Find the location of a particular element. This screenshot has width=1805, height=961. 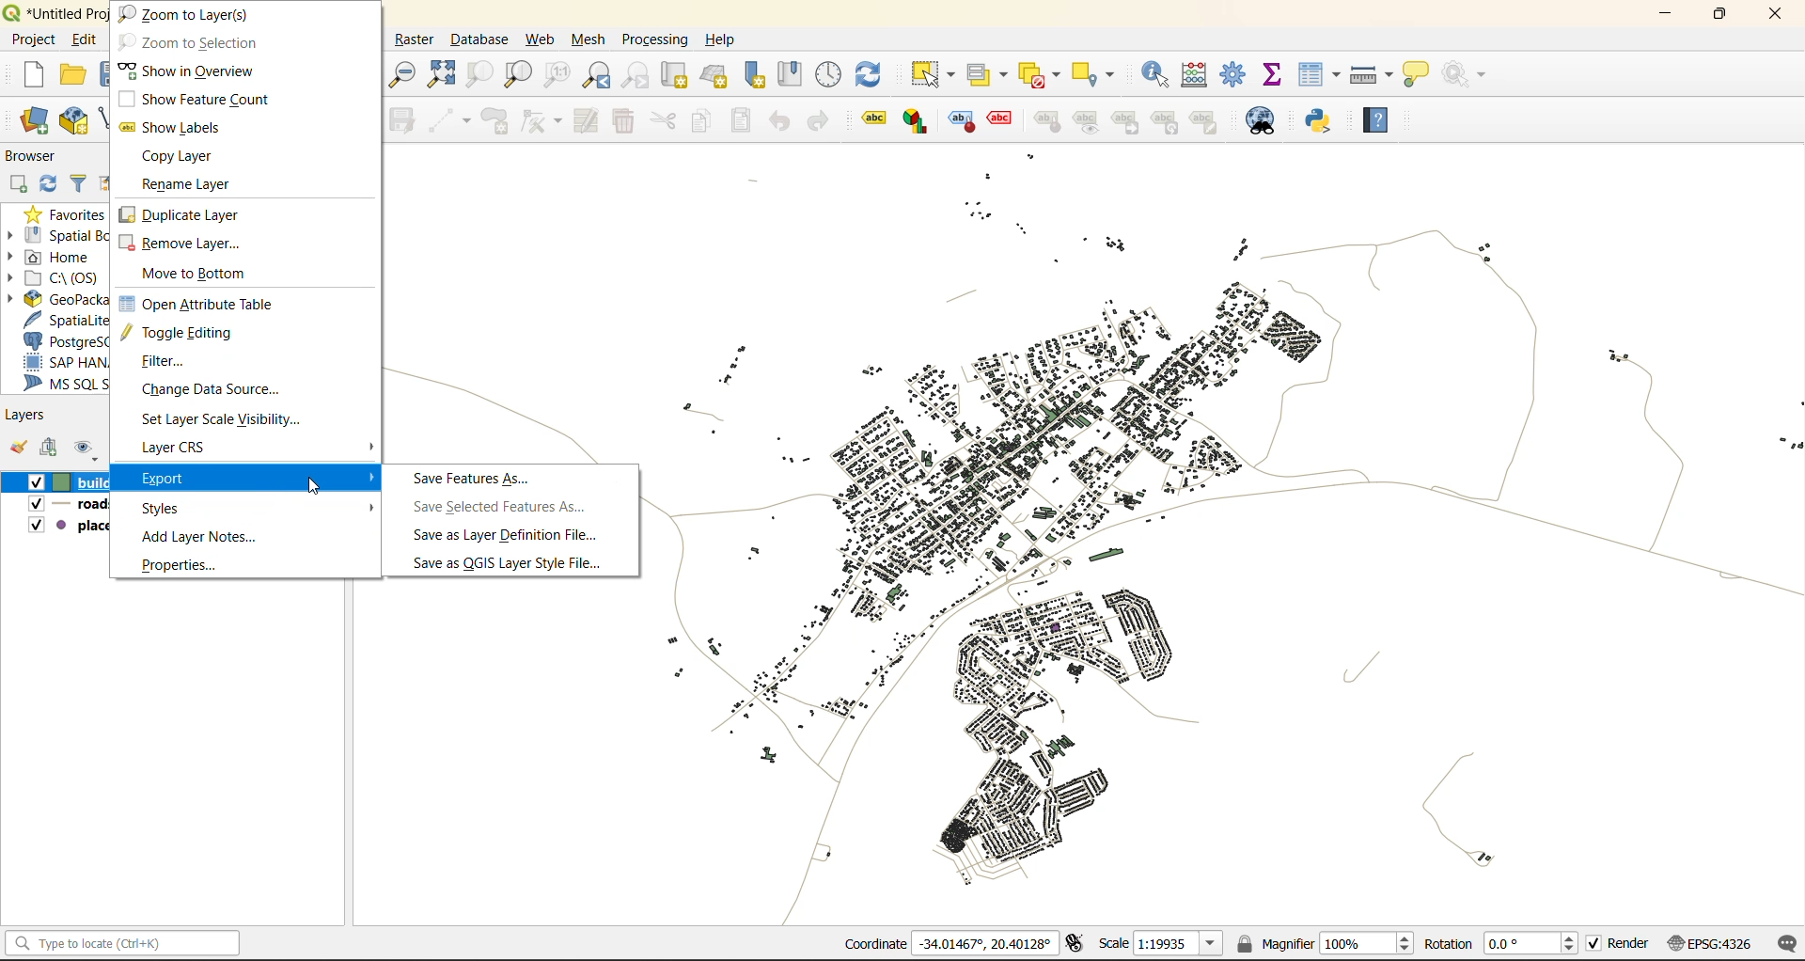

open data source manager is located at coordinates (39, 121).